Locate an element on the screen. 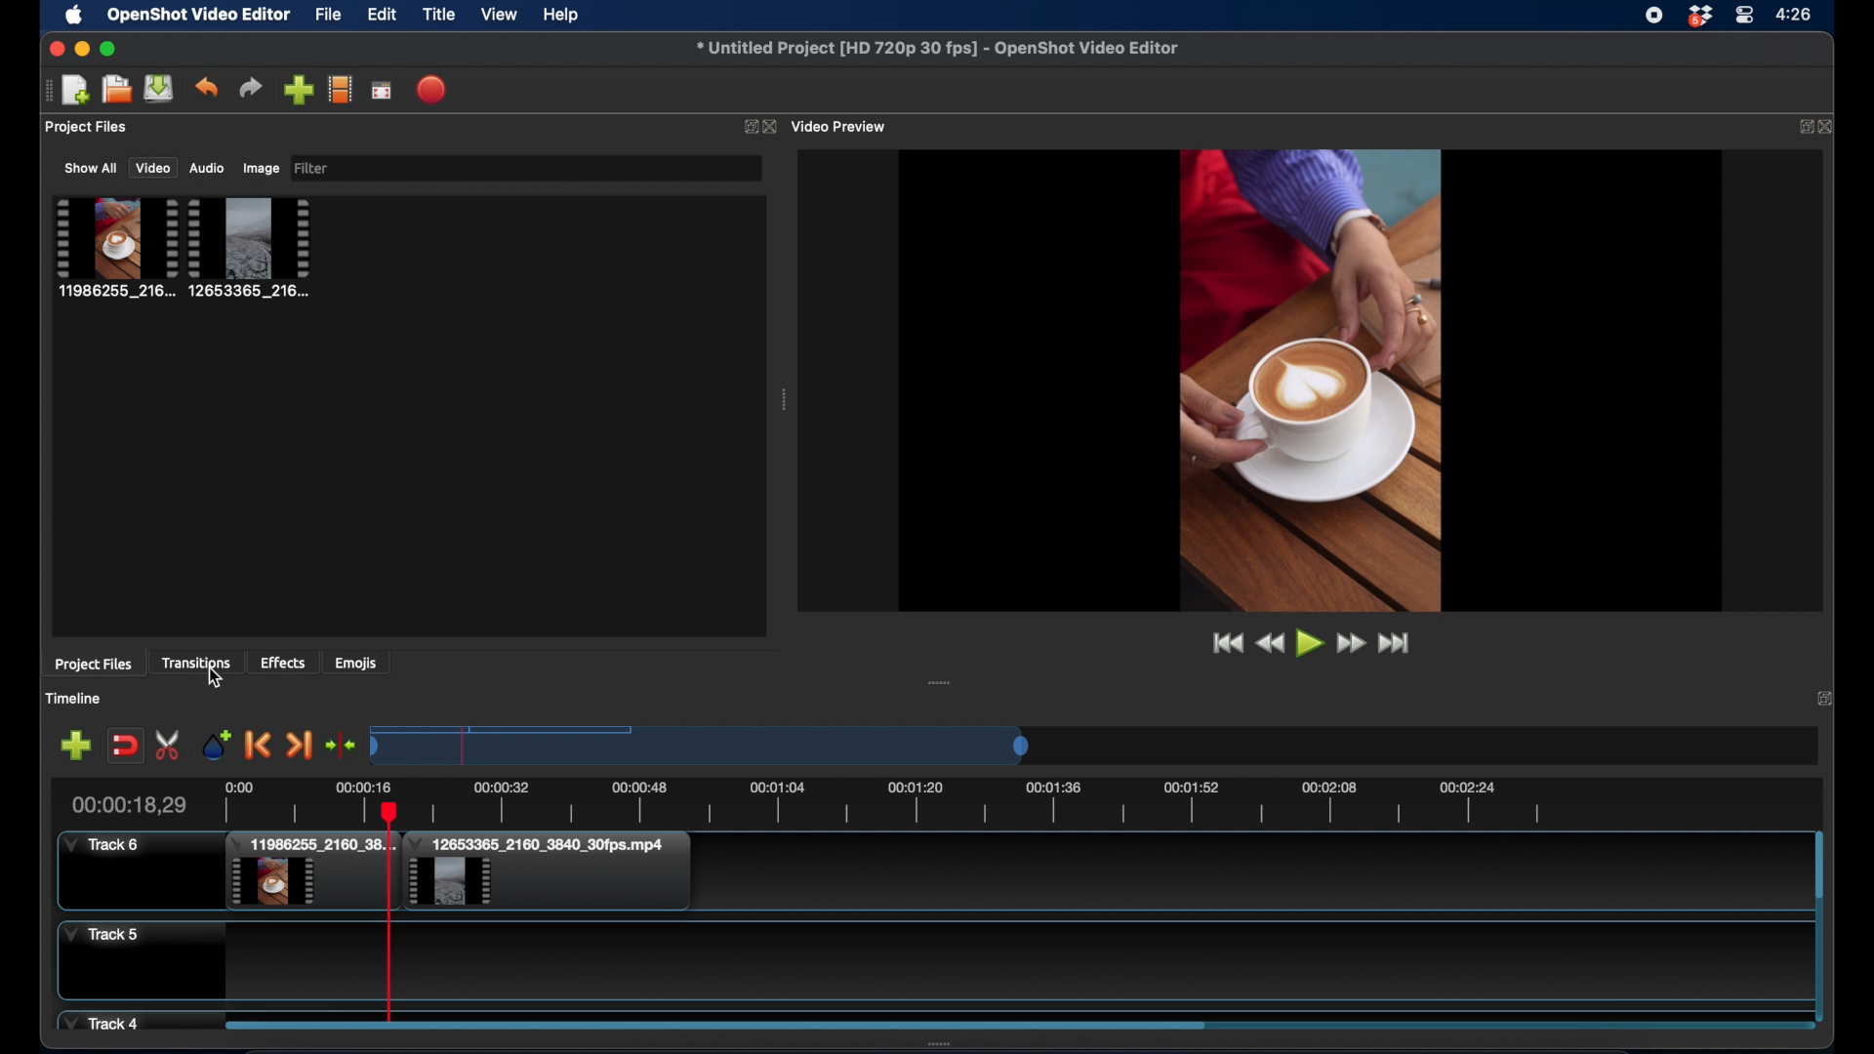 This screenshot has height=1054, width=1874. rewind is located at coordinates (1269, 643).